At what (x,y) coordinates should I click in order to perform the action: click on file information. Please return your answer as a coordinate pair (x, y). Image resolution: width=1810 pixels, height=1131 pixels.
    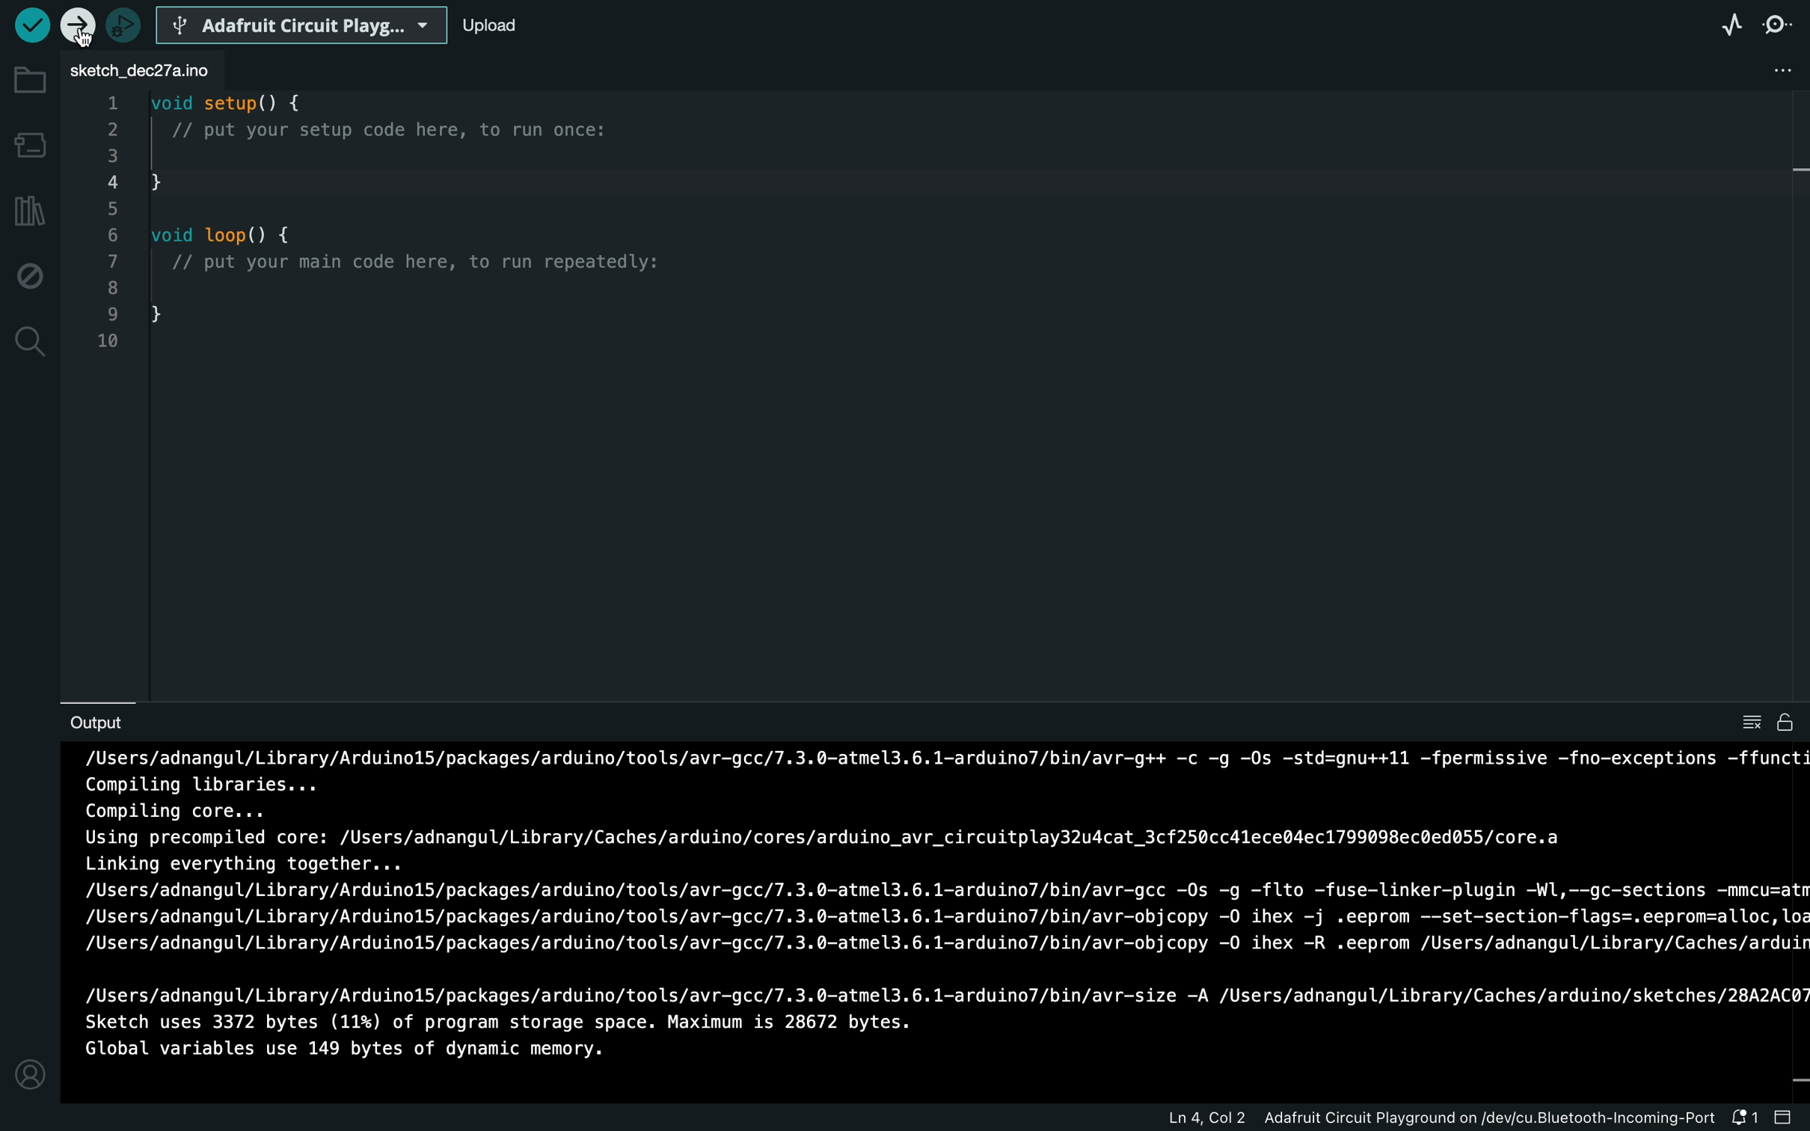
    Looking at the image, I should click on (1434, 1118).